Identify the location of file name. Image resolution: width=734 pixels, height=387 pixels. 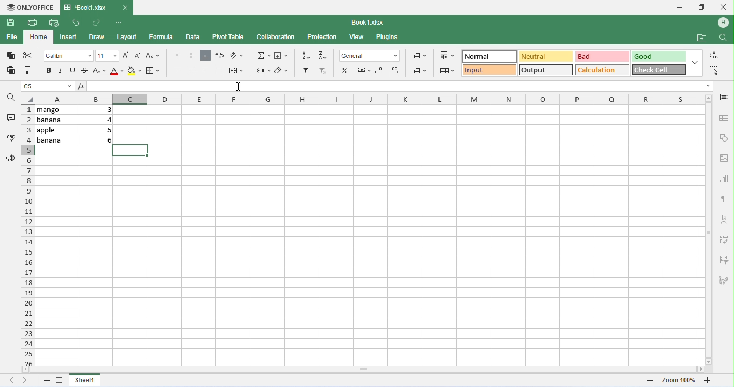
(369, 23).